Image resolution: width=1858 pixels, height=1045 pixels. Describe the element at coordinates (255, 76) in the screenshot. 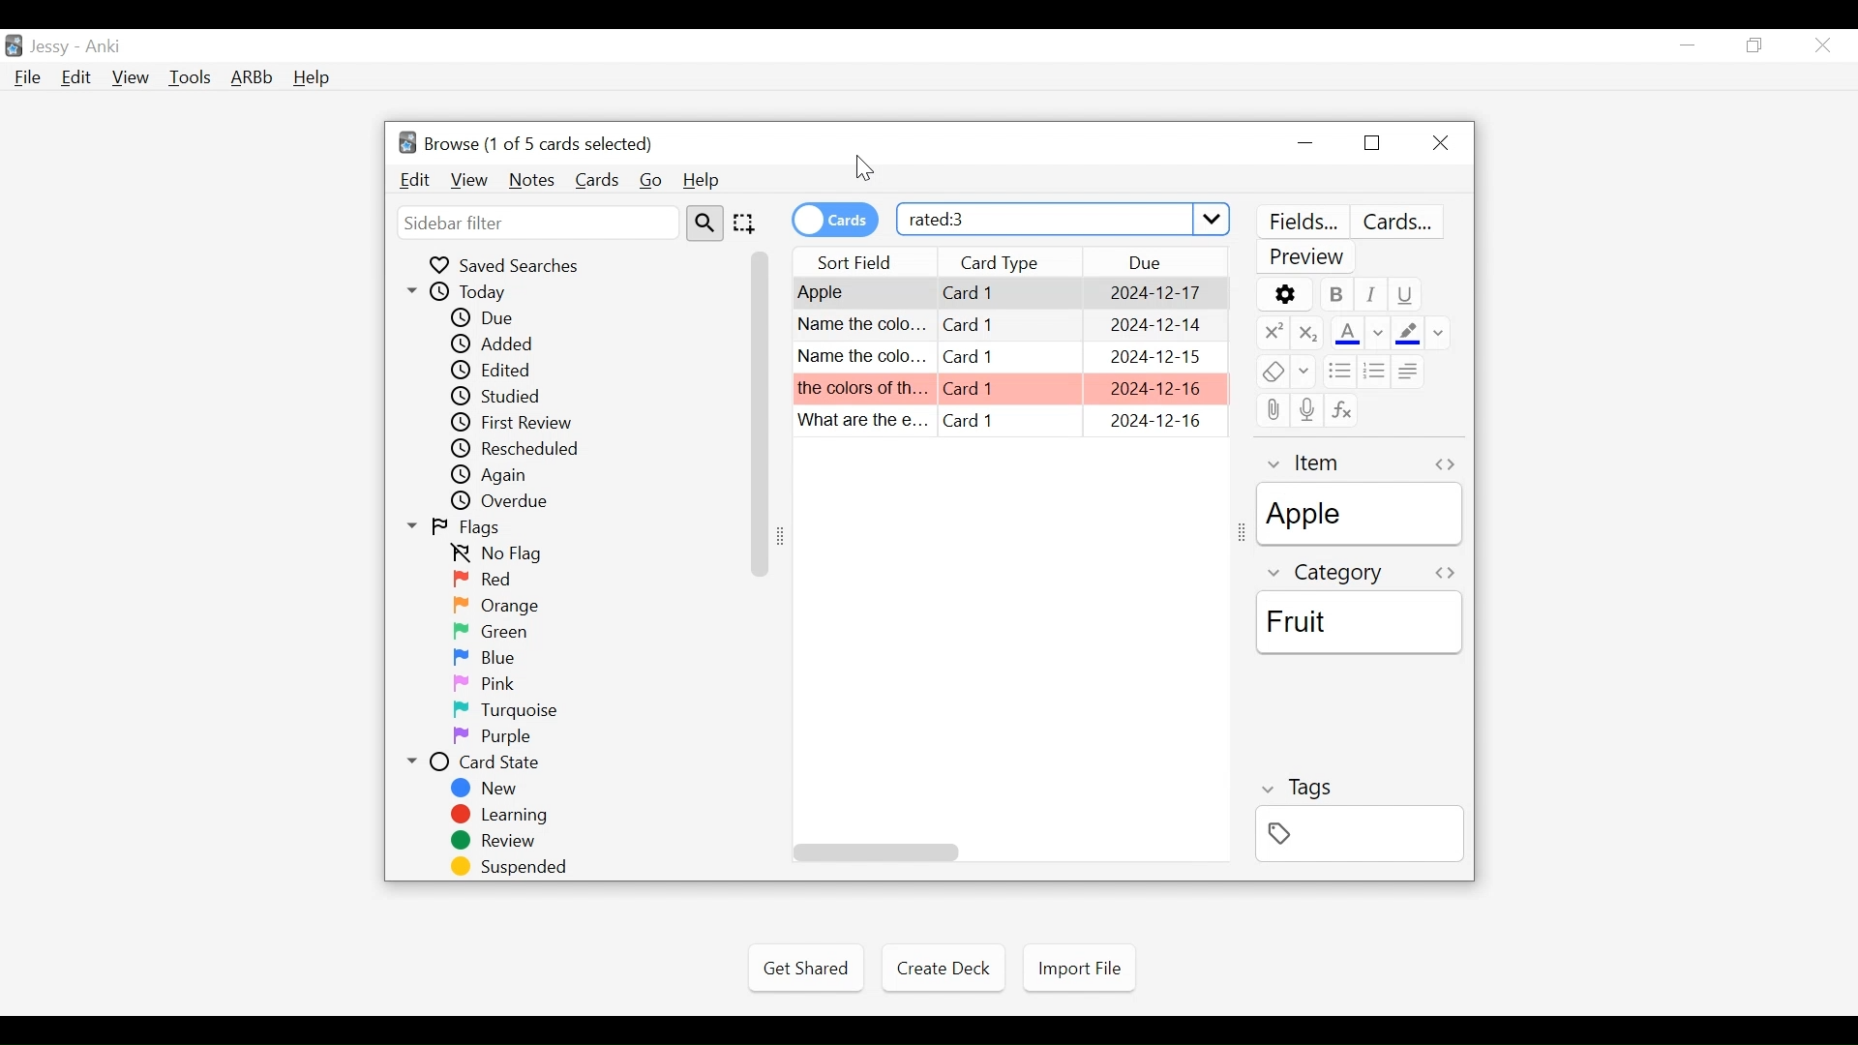

I see `Advanced Review Button bar` at that location.